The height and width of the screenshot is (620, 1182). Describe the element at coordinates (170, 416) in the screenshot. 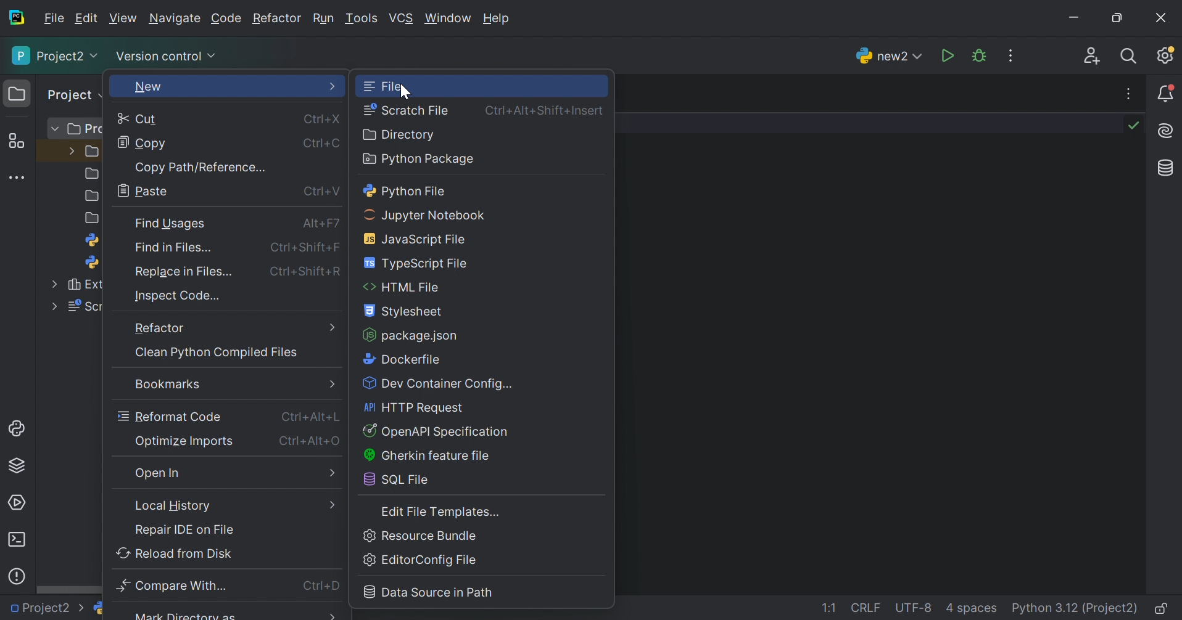

I see `Reformat code` at that location.